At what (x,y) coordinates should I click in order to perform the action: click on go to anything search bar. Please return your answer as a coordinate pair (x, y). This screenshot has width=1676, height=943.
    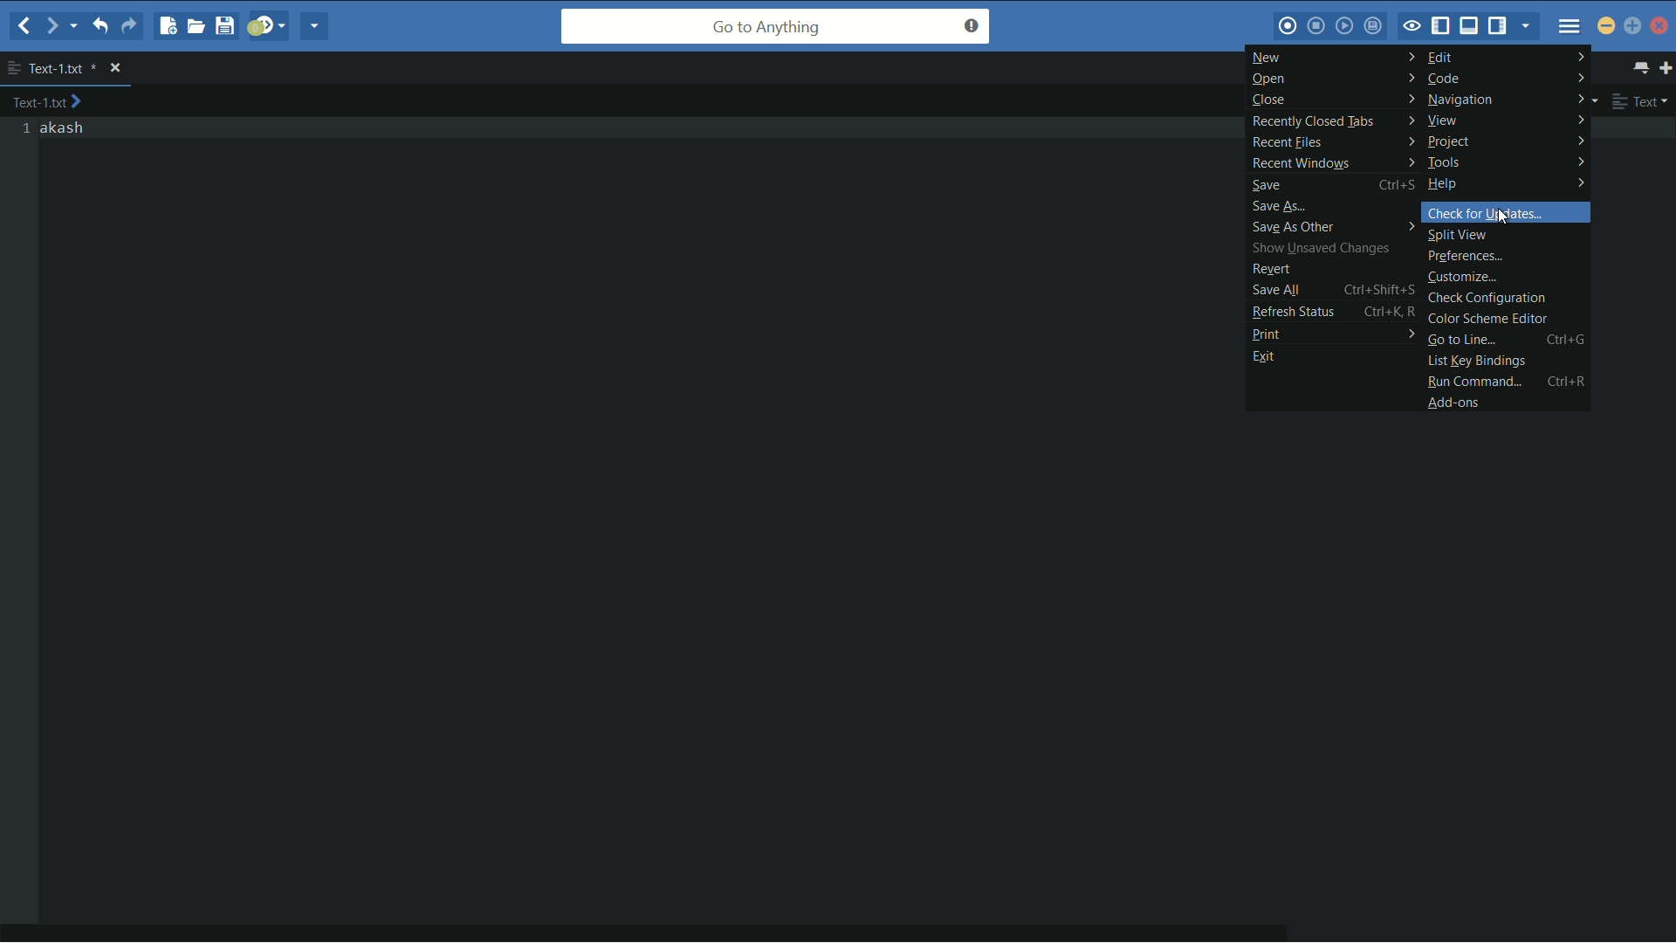
    Looking at the image, I should click on (774, 26).